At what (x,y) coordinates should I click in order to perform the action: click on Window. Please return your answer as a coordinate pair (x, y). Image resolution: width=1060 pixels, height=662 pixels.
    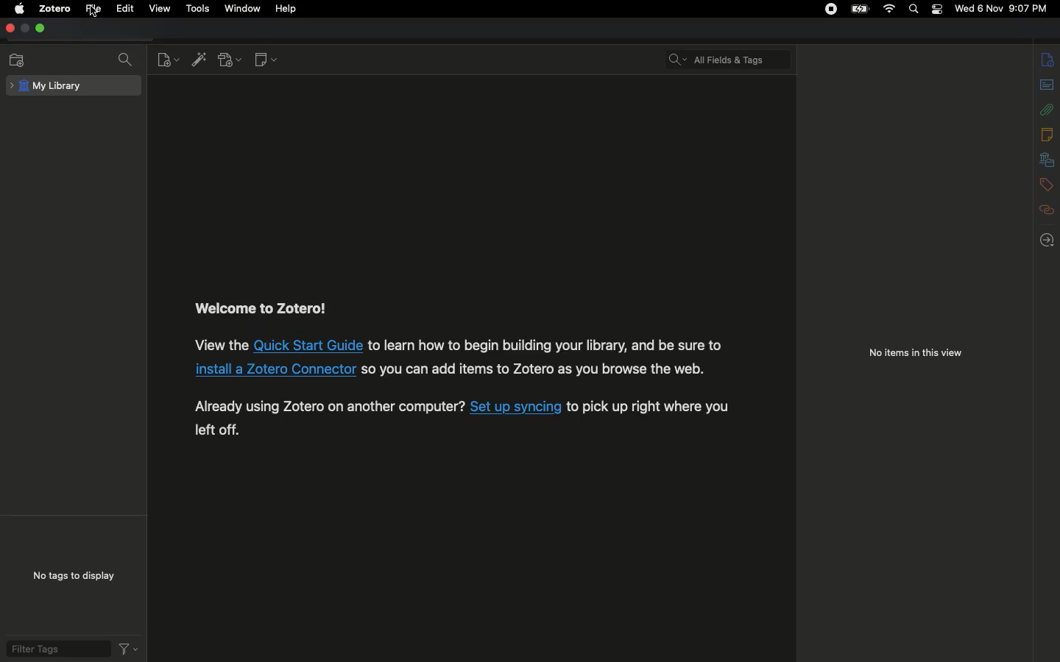
    Looking at the image, I should click on (244, 8).